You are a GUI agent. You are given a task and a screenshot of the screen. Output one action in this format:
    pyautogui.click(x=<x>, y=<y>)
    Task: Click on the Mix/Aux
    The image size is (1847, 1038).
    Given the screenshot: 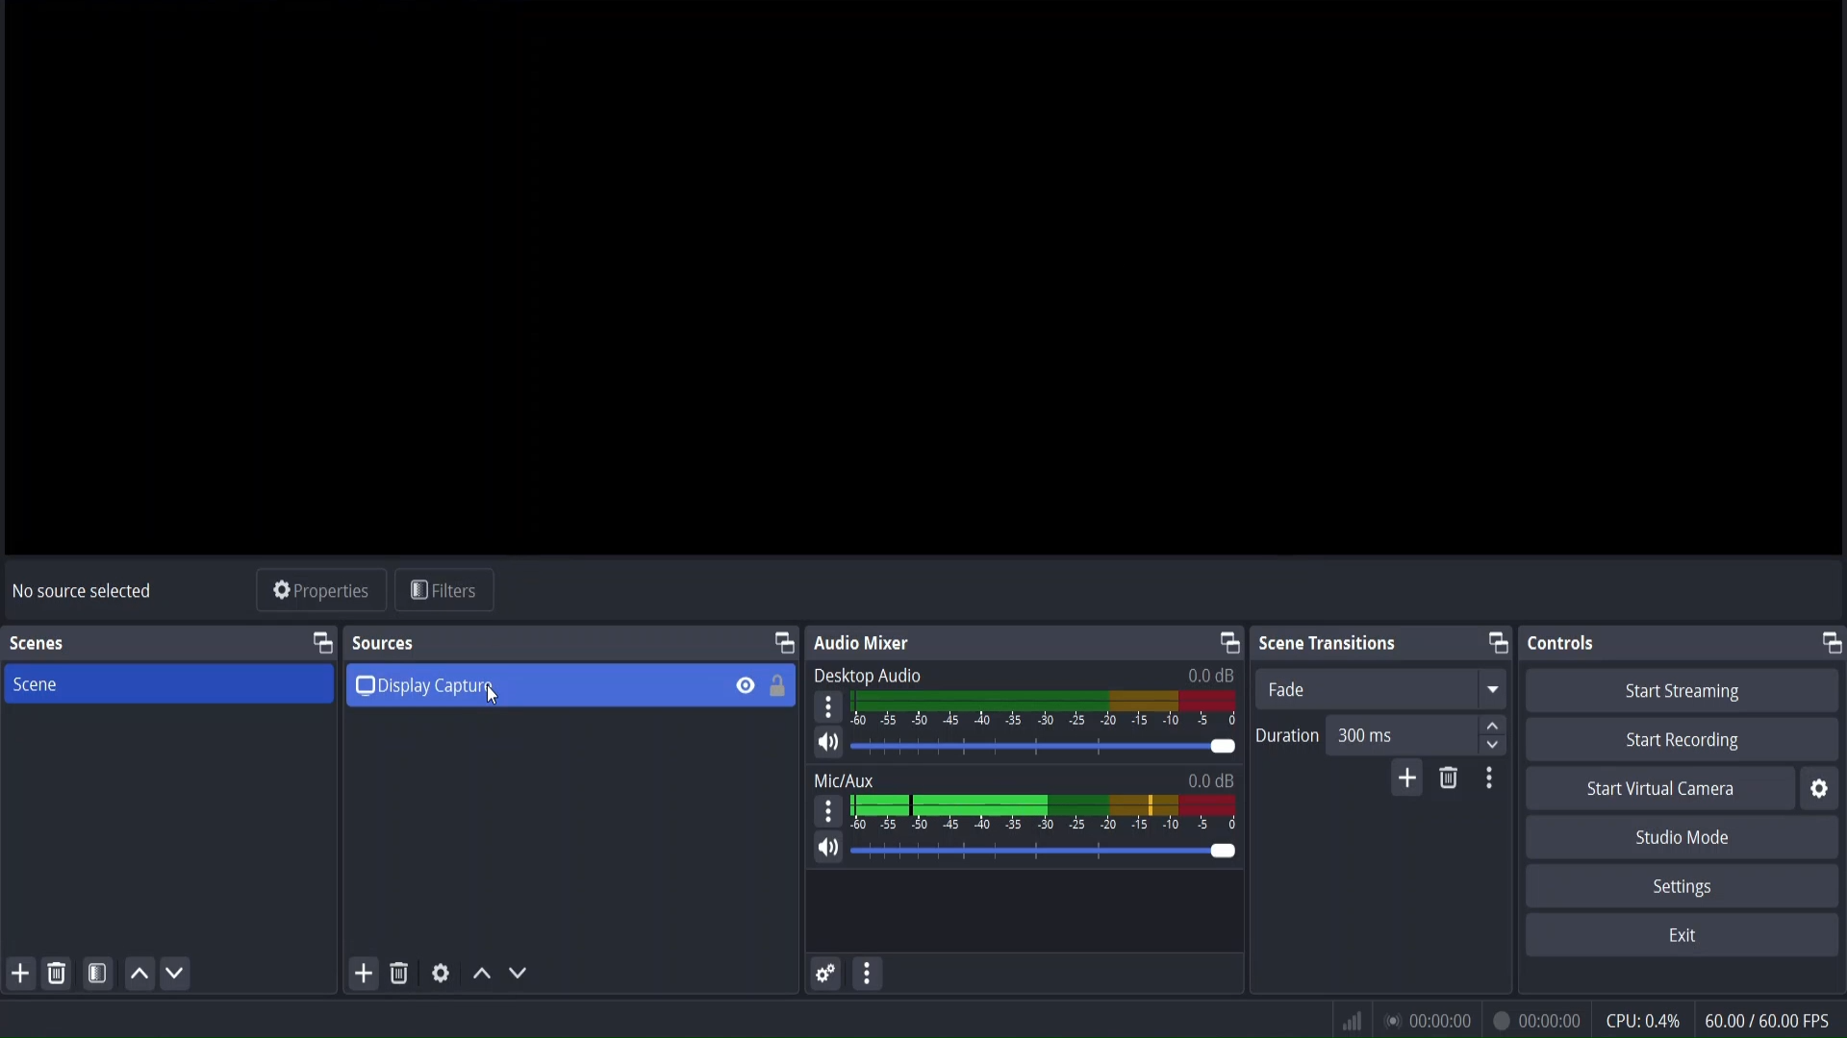 What is the action you would take?
    pyautogui.click(x=841, y=779)
    